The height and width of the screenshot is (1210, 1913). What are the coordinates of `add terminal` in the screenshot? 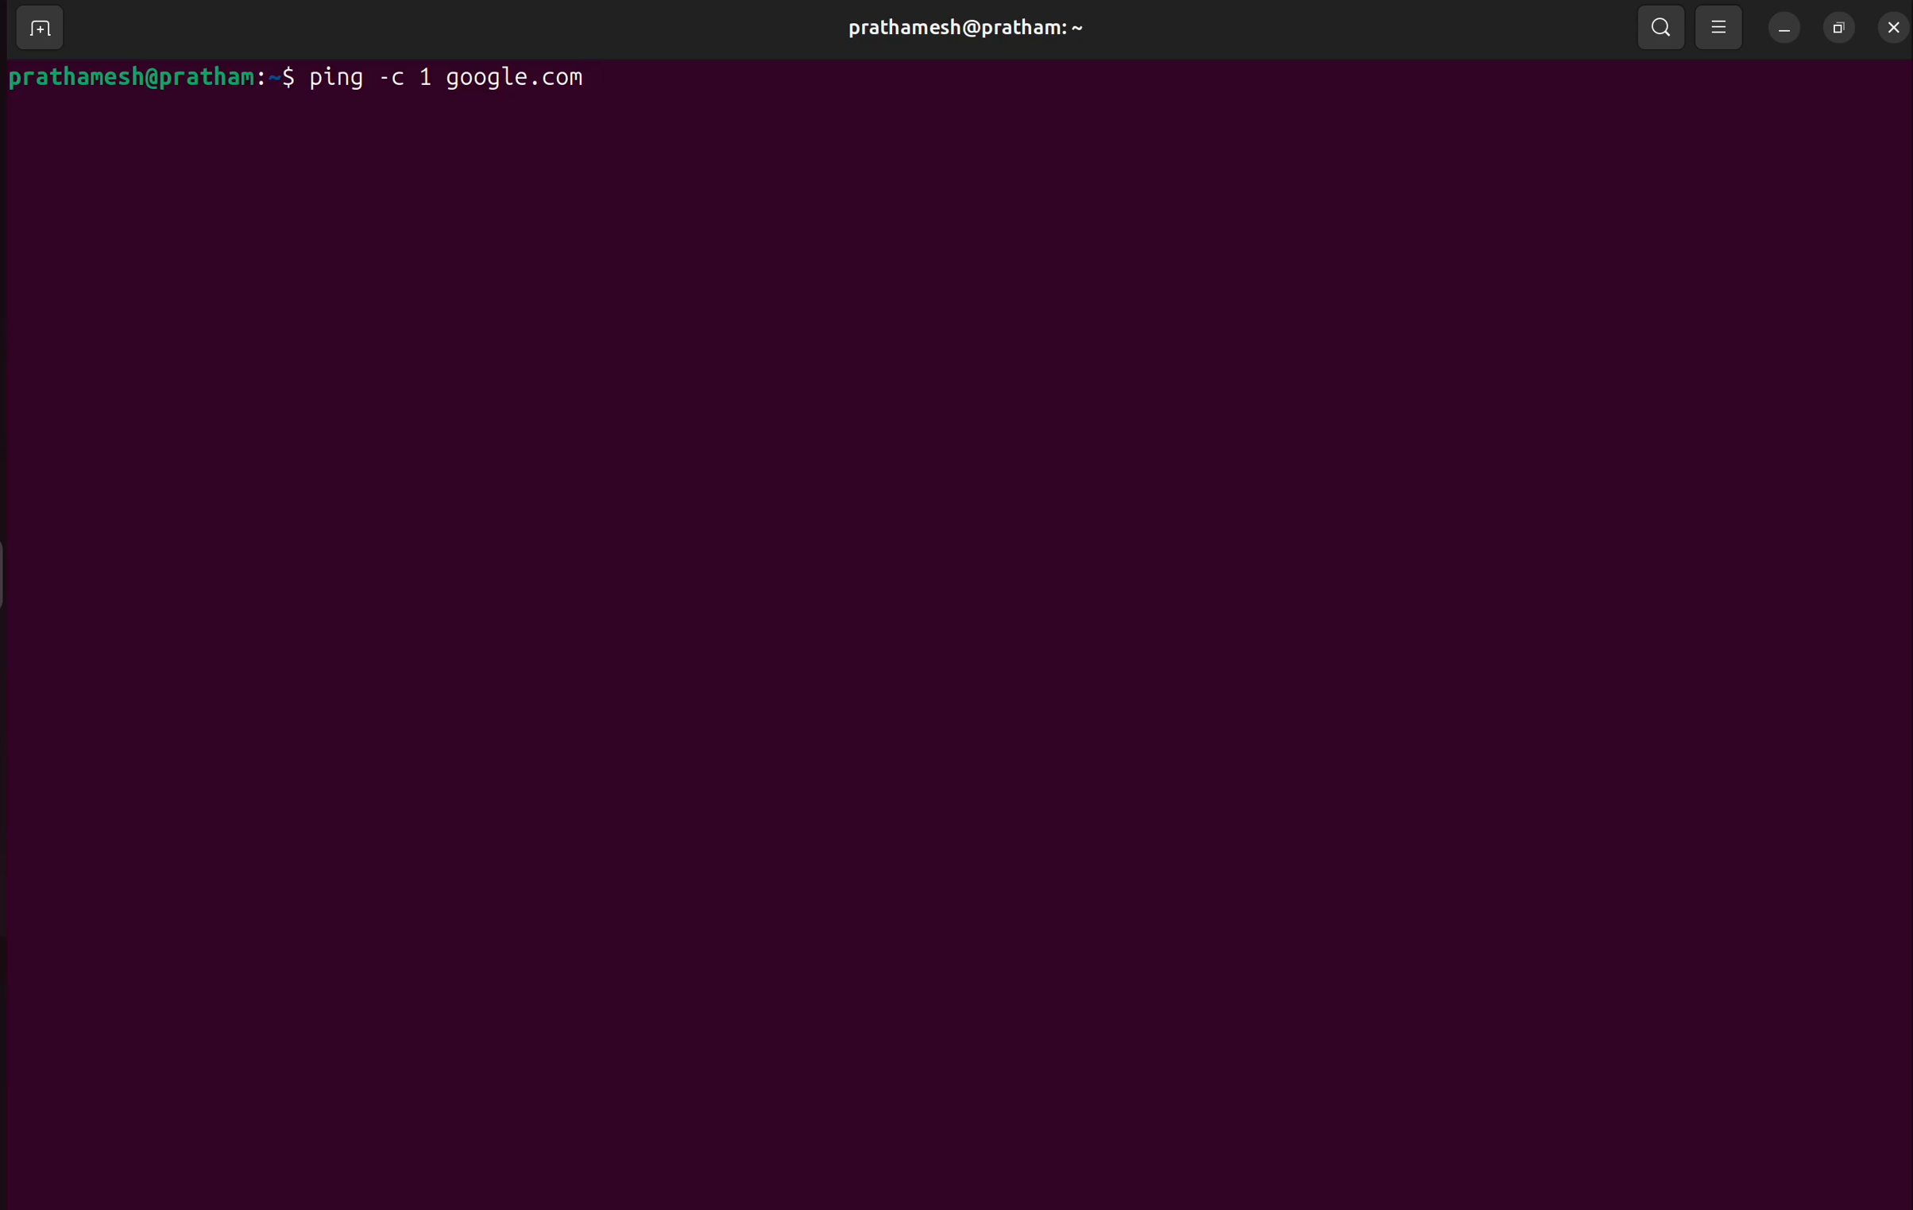 It's located at (39, 29).